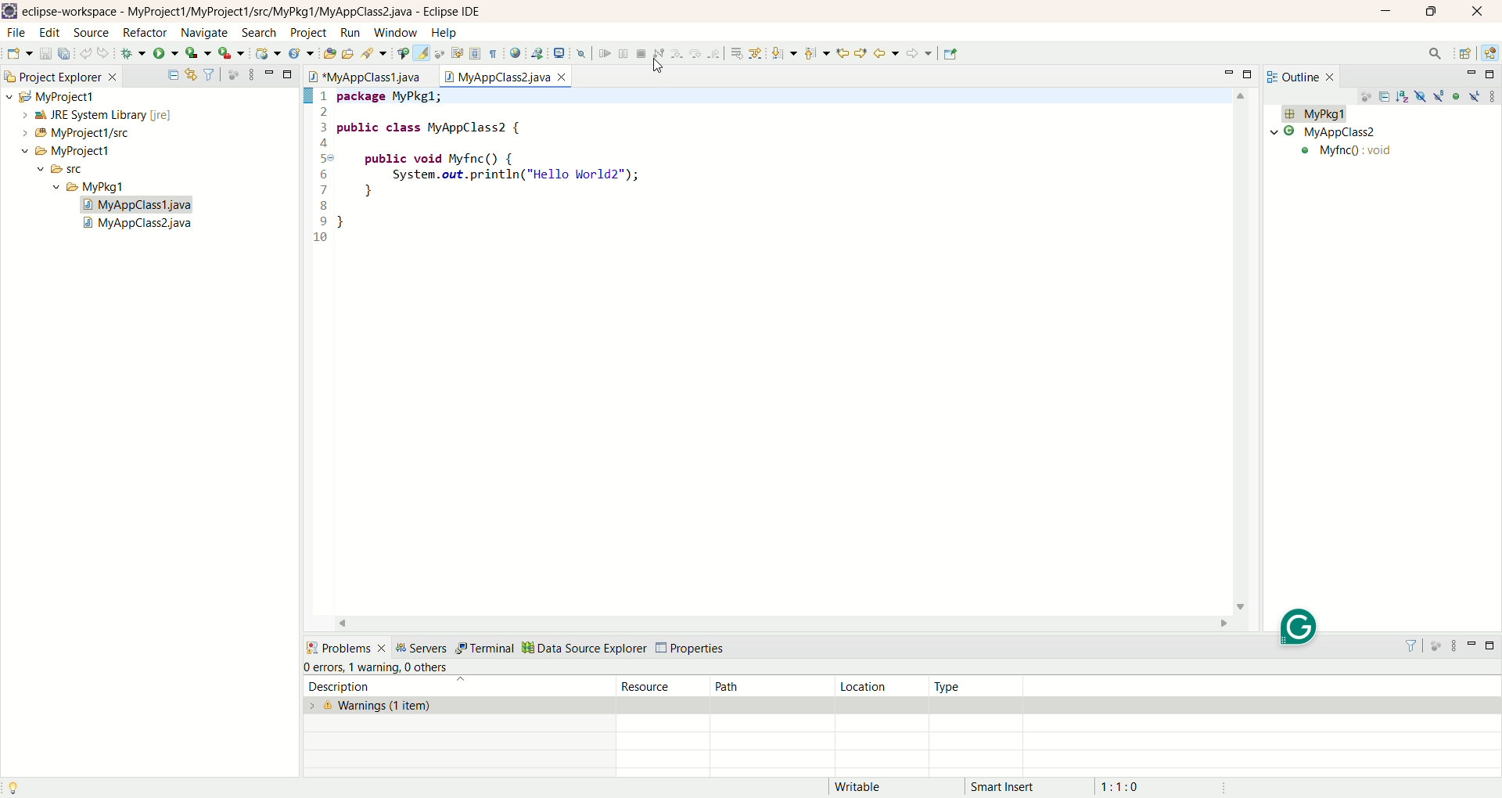  What do you see at coordinates (881, 686) in the screenshot?
I see `location` at bounding box center [881, 686].